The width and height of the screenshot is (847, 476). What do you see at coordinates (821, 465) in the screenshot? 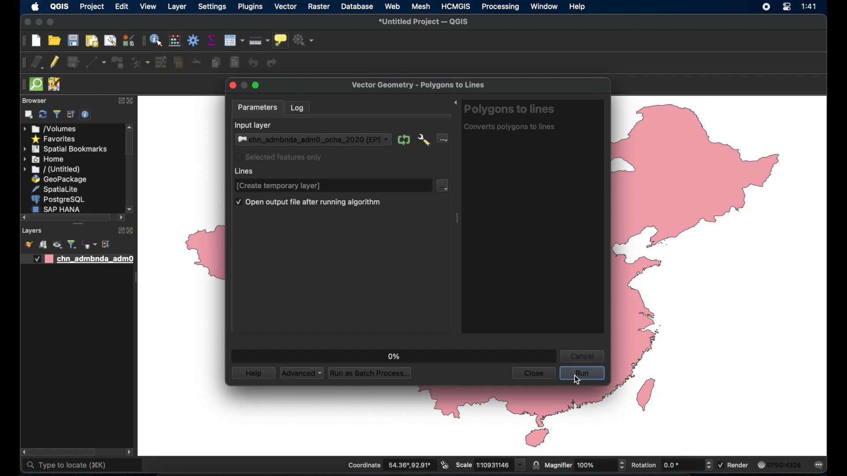
I see `messages` at bounding box center [821, 465].